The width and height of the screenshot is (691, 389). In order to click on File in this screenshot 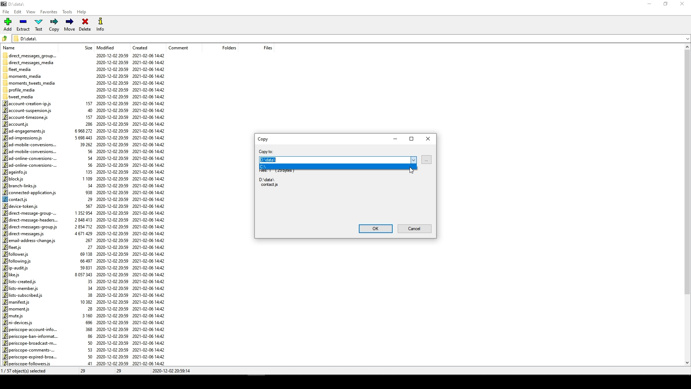, I will do `click(7, 10)`.